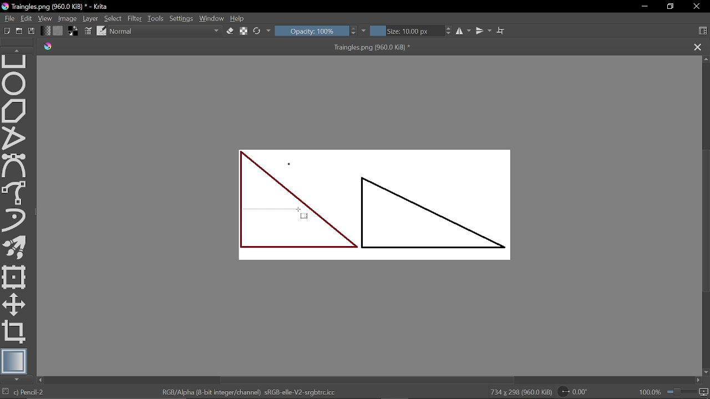 This screenshot has height=399, width=710. Describe the element at coordinates (113, 18) in the screenshot. I see `Select` at that location.